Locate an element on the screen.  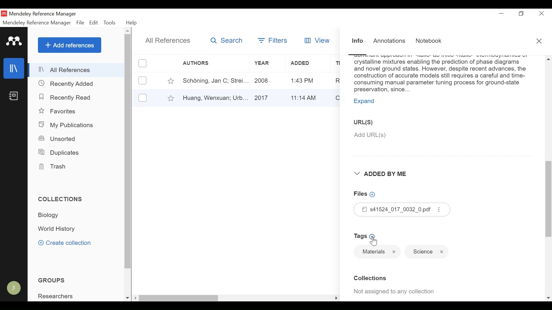
Notebook is located at coordinates (430, 41).